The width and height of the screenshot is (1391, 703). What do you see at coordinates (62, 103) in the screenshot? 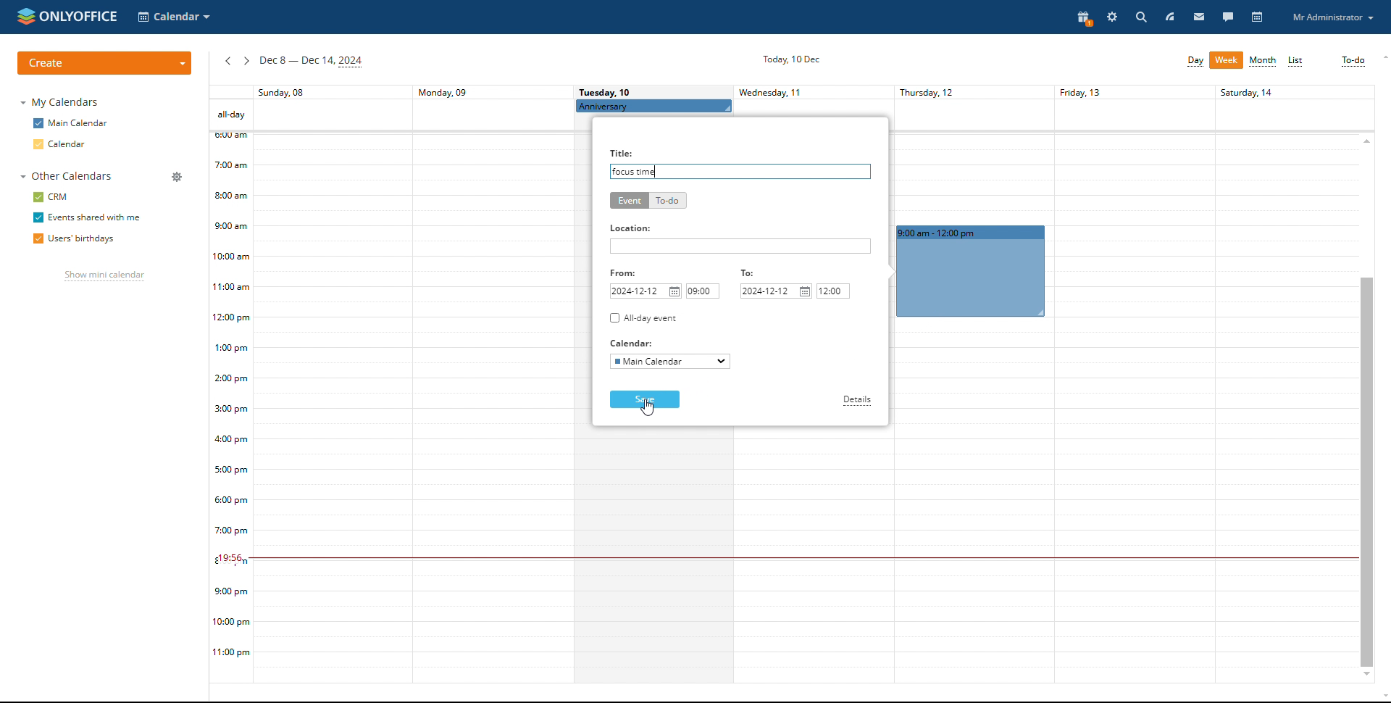
I see `my calendars` at bounding box center [62, 103].